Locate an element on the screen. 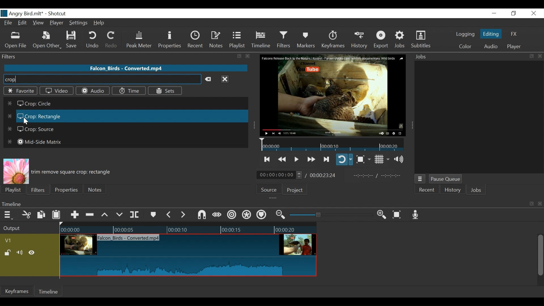  Source is located at coordinates (271, 189).